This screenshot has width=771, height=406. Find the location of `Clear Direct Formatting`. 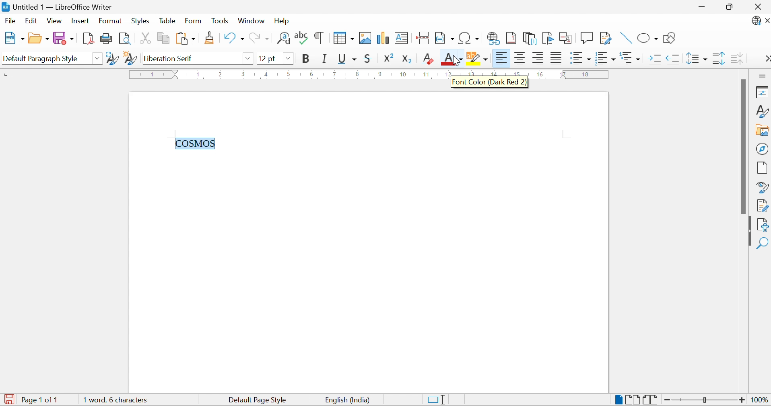

Clear Direct Formatting is located at coordinates (428, 59).